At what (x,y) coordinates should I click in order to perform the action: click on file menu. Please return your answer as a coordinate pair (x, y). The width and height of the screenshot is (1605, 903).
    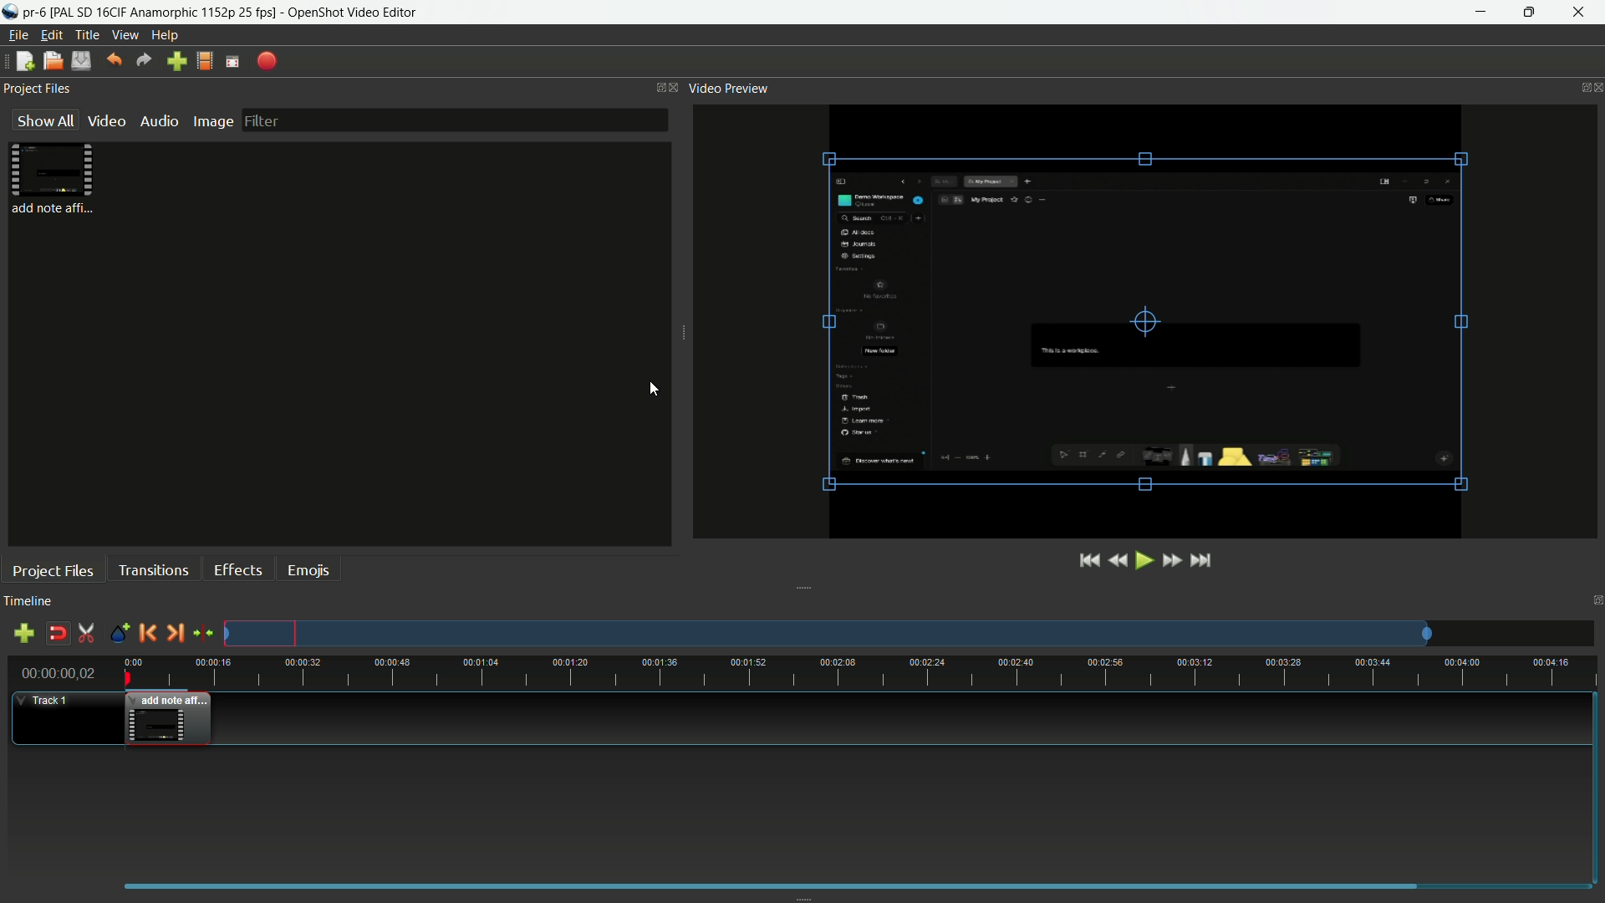
    Looking at the image, I should click on (14, 37).